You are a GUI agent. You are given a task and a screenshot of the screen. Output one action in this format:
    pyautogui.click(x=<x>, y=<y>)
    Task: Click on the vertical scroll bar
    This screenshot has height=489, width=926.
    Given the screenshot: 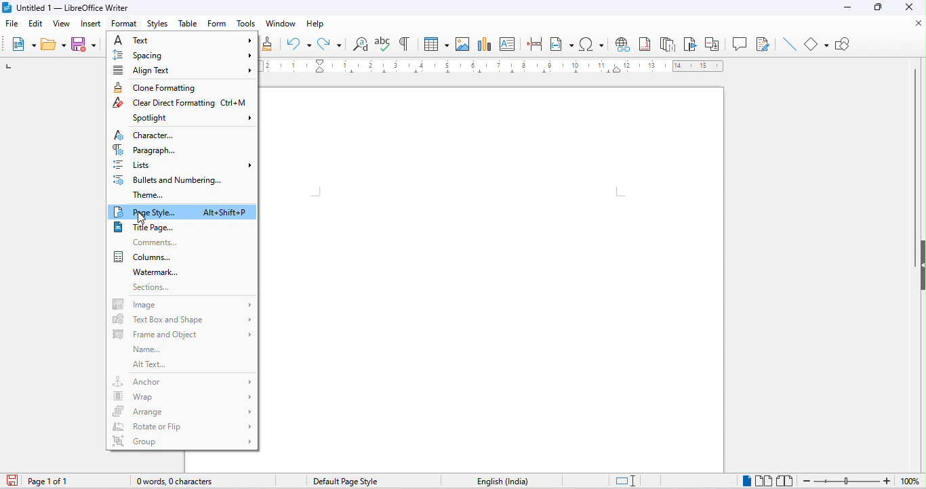 What is the action you would take?
    pyautogui.click(x=917, y=148)
    